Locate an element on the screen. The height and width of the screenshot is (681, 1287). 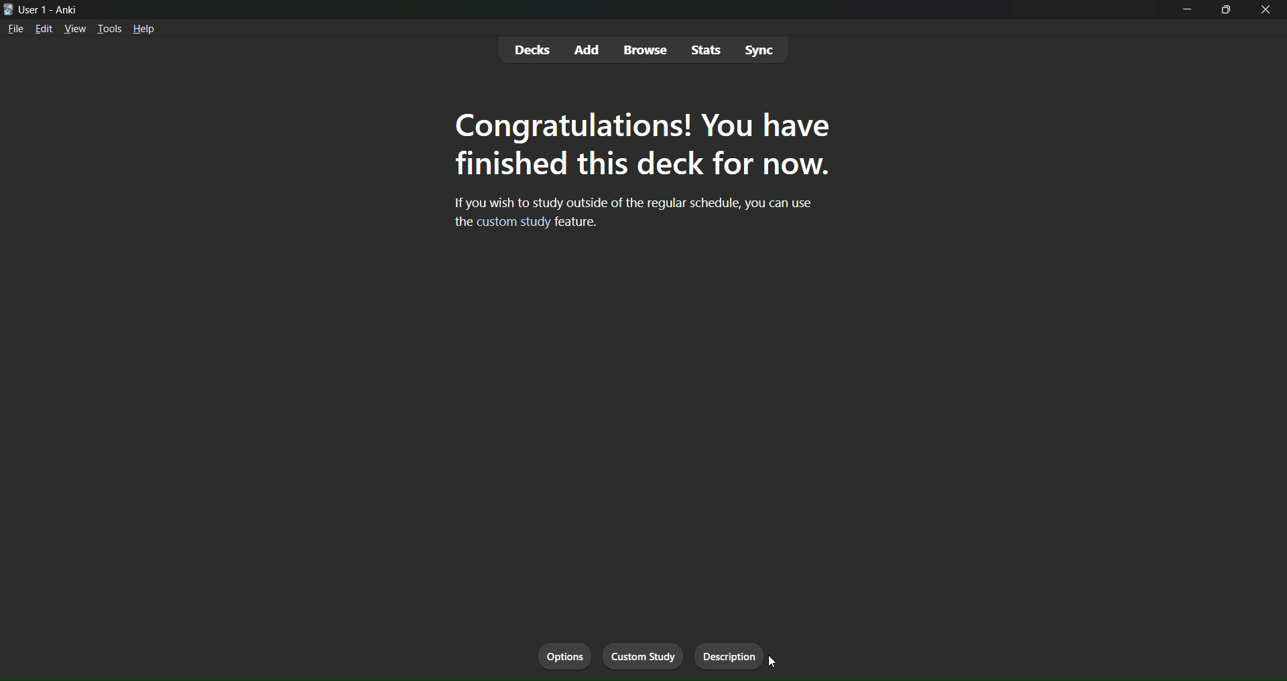
Sync is located at coordinates (761, 50).